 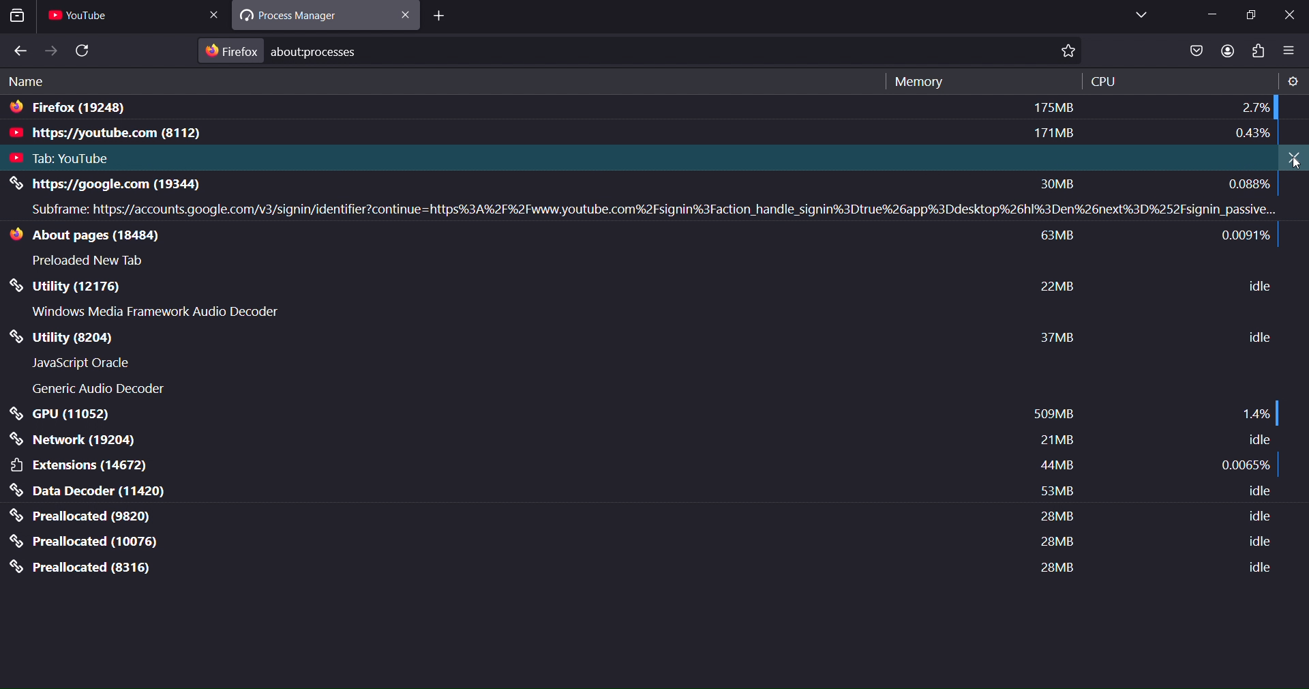 I want to click on list all tabs, so click(x=1139, y=15).